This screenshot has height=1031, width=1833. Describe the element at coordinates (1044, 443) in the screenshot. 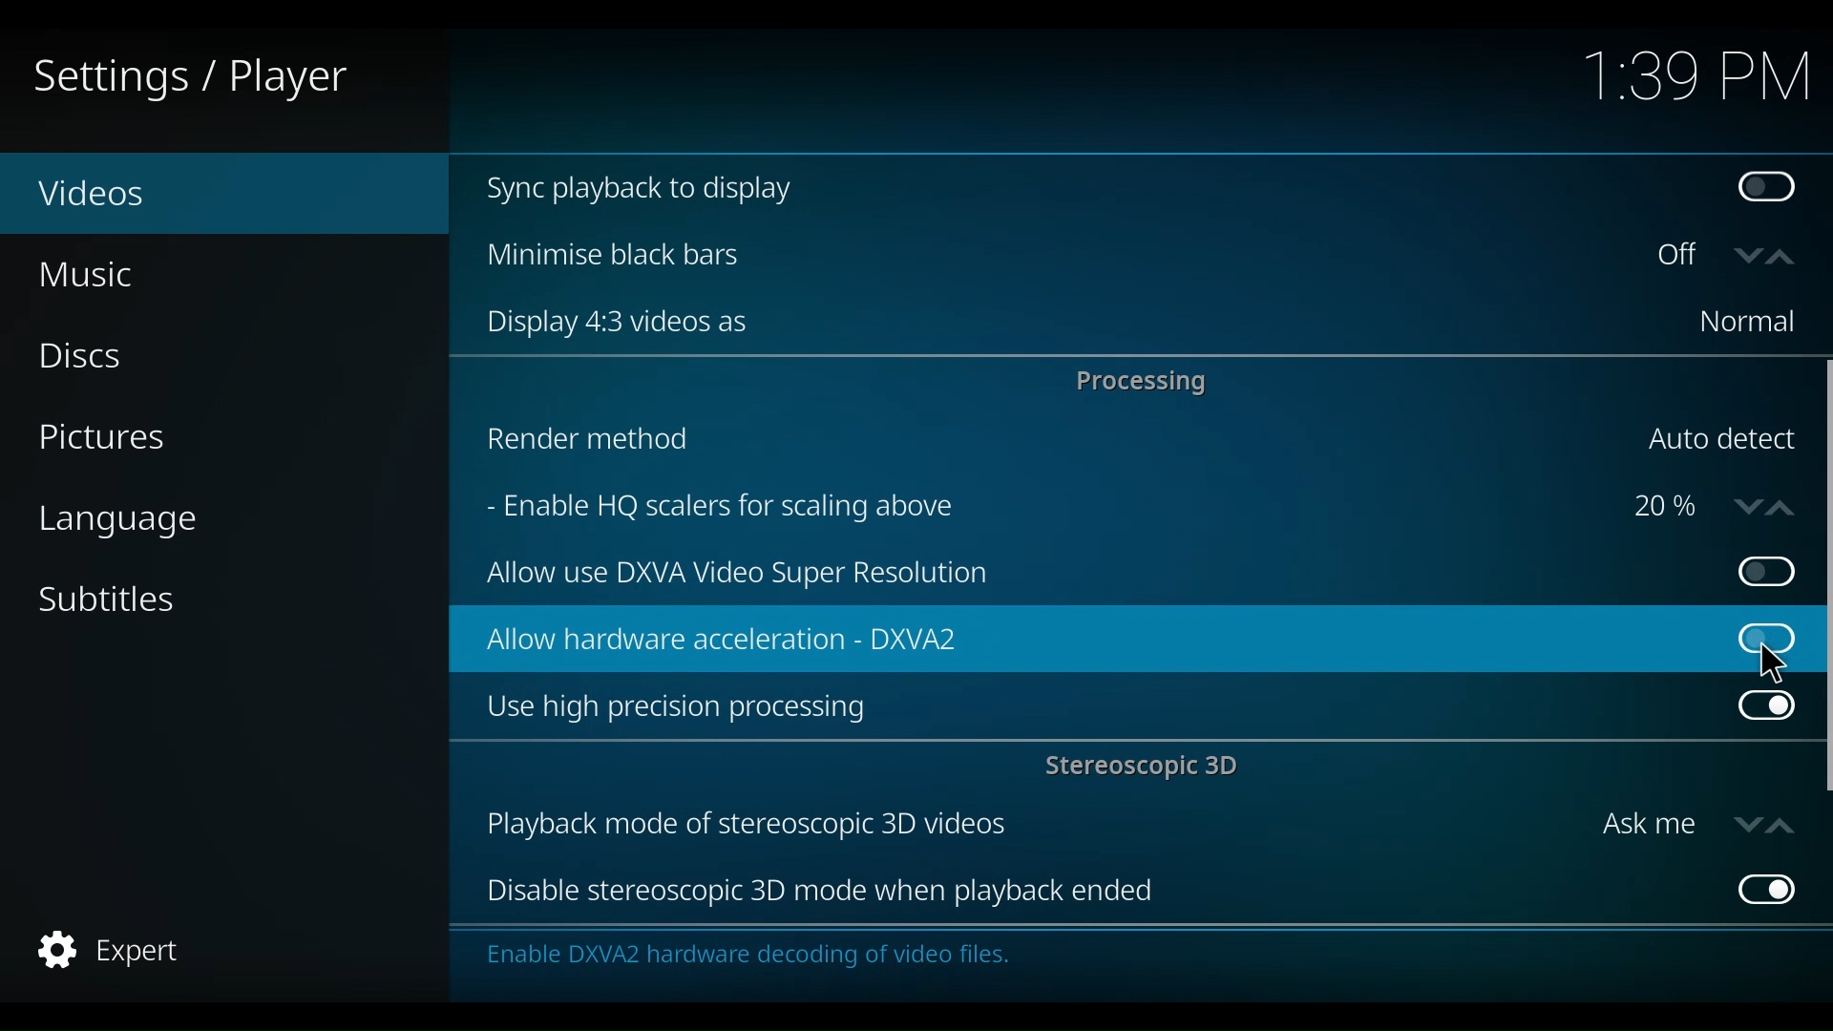

I see `Render method` at that location.